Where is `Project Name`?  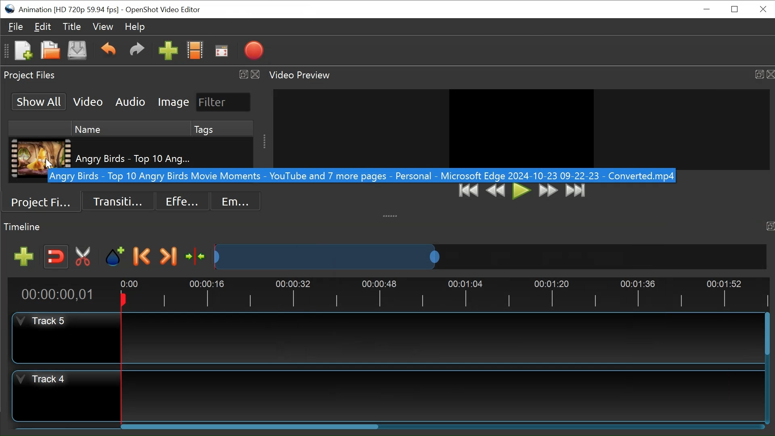
Project Name is located at coordinates (69, 10).